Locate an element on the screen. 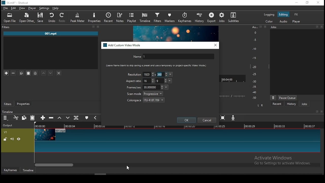  markers is located at coordinates (170, 17).